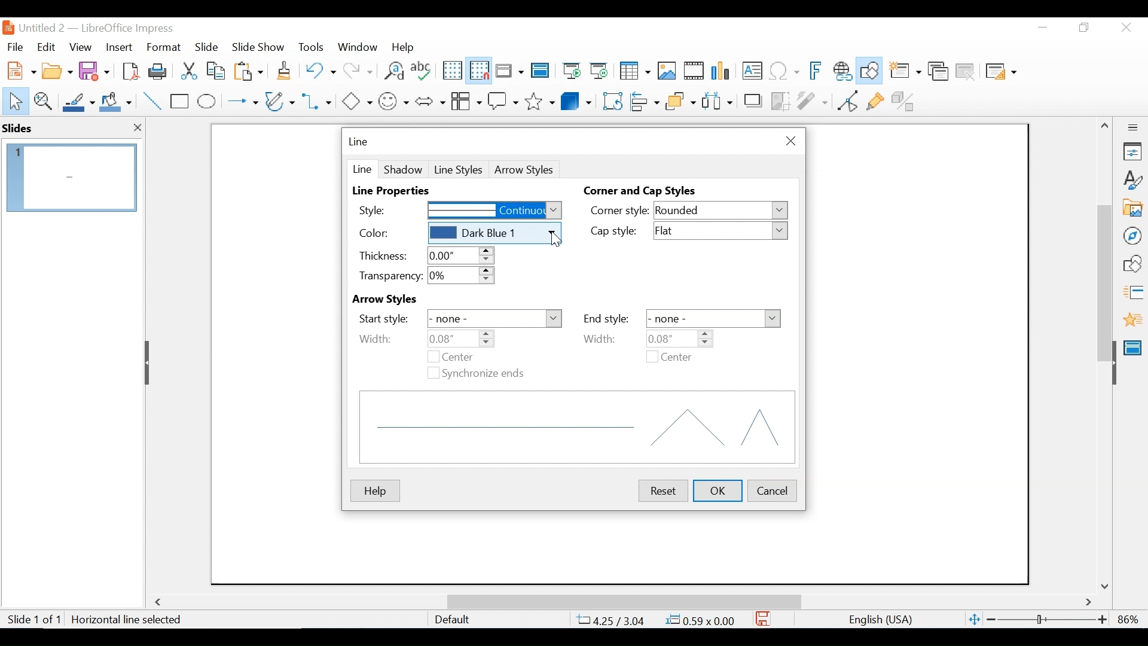 The width and height of the screenshot is (1148, 646). Describe the element at coordinates (764, 618) in the screenshot. I see `Save` at that location.